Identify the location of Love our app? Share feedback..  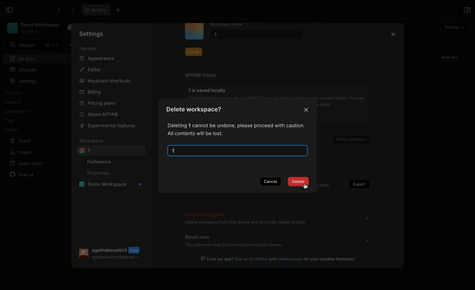
(279, 259).